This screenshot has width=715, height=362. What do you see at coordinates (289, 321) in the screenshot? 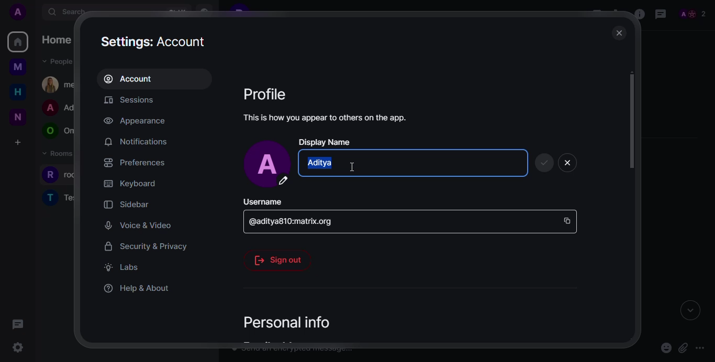
I see `personal info` at bounding box center [289, 321].